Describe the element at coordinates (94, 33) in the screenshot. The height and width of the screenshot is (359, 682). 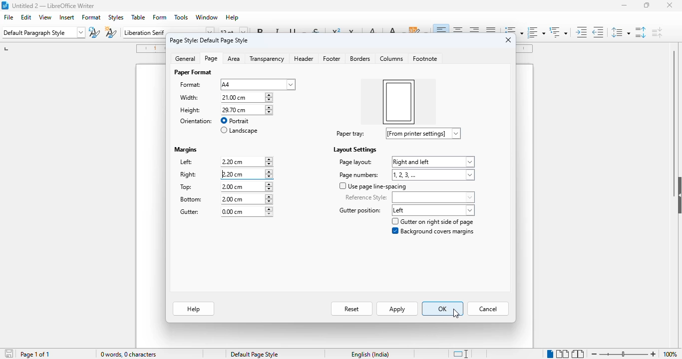
I see `update paragraph style` at that location.